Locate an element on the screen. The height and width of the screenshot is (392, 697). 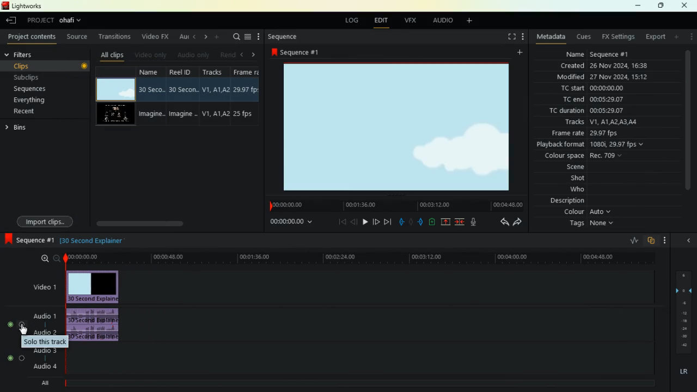
add is located at coordinates (676, 37).